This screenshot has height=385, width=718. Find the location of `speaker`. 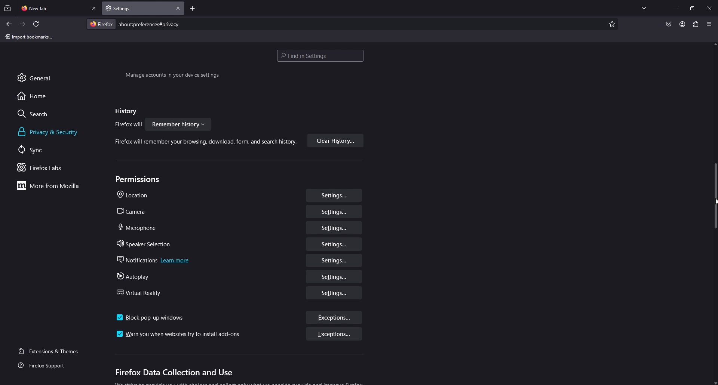

speaker is located at coordinates (146, 244).